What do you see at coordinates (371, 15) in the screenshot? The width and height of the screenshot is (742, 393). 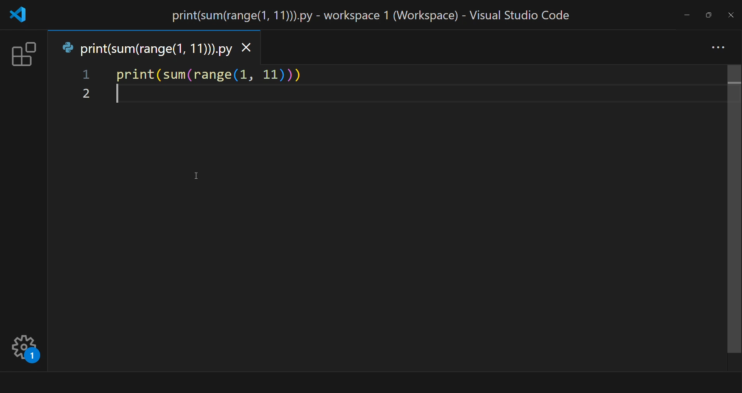 I see `title` at bounding box center [371, 15].